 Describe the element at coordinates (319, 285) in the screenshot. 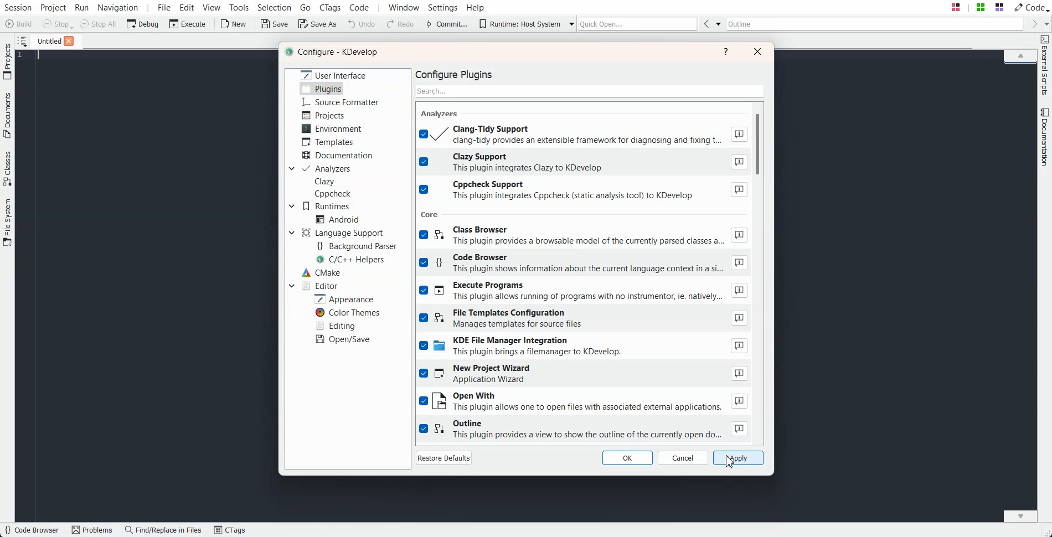

I see `Editor` at that location.